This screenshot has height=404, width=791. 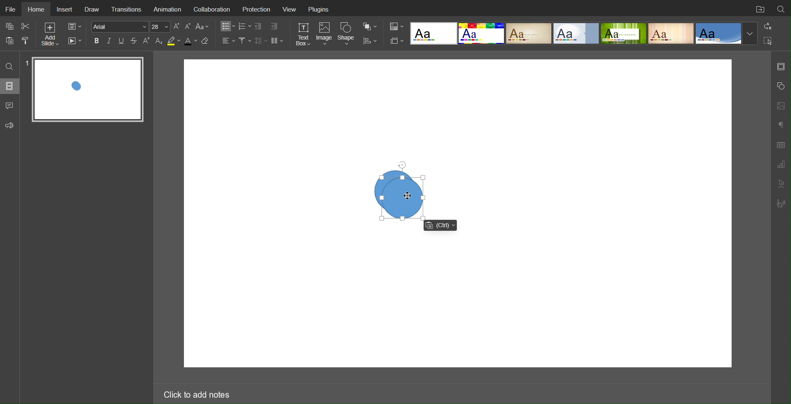 What do you see at coordinates (11, 27) in the screenshot?
I see `copy` at bounding box center [11, 27].